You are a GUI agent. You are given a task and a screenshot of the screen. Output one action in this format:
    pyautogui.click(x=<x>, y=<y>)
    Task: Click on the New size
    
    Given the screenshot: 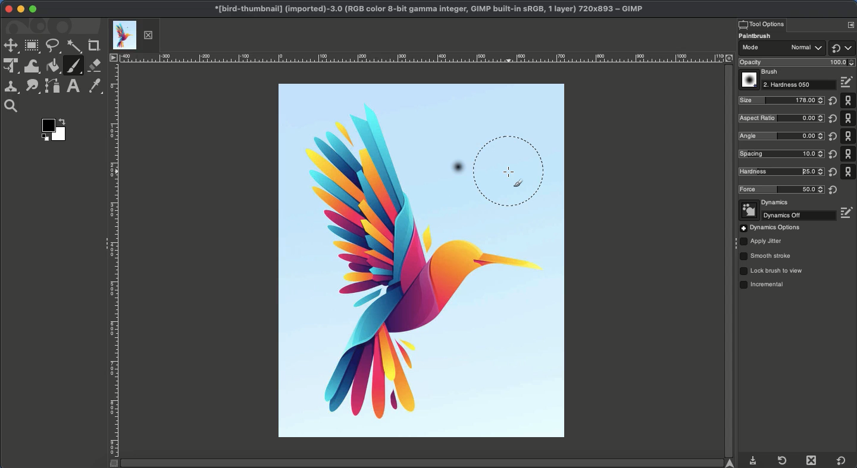 What is the action you would take?
    pyautogui.click(x=782, y=101)
    